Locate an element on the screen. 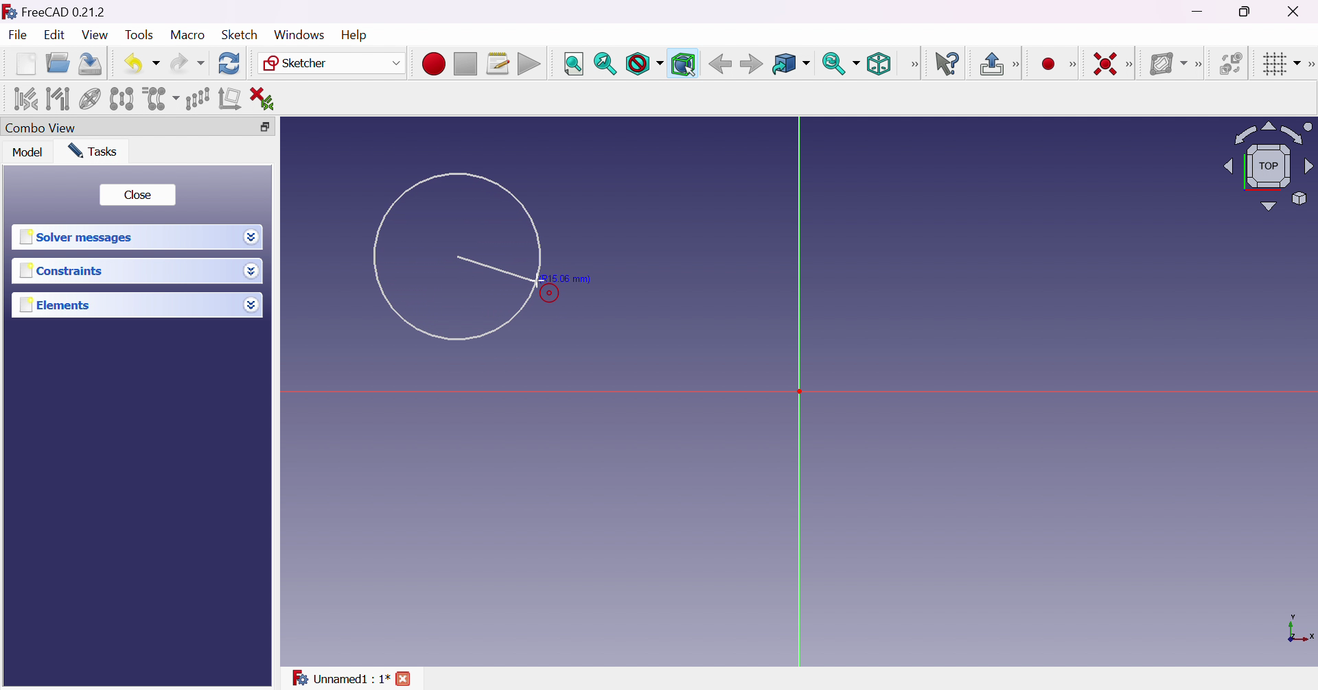  (R15.06 mm) is located at coordinates (571, 278).